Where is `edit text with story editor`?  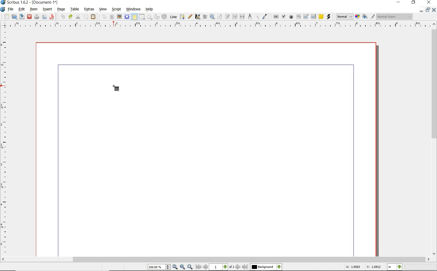 edit text with story editor is located at coordinates (228, 16).